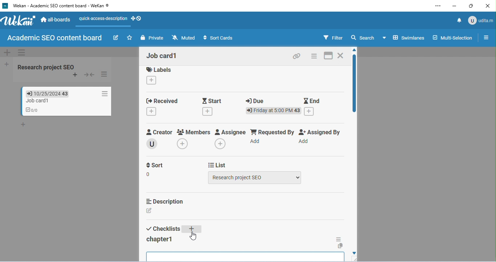  What do you see at coordinates (33, 101) in the screenshot?
I see `card name: Job card1` at bounding box center [33, 101].